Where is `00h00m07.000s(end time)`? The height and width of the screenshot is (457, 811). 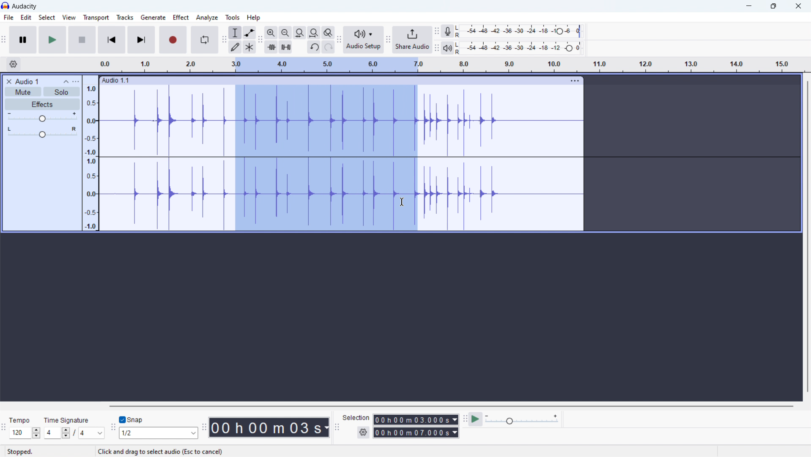
00h00m07.000s(end time) is located at coordinates (416, 432).